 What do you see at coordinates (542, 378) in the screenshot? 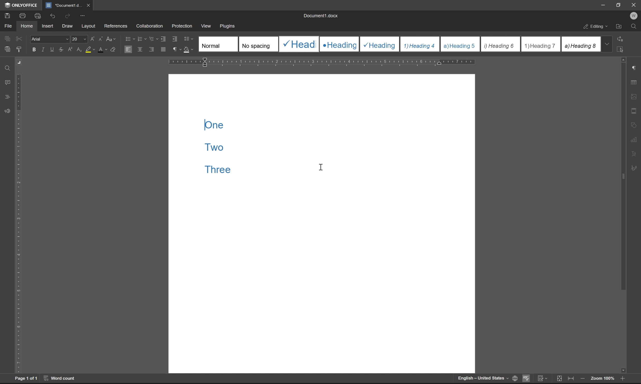
I see `track changes` at bounding box center [542, 378].